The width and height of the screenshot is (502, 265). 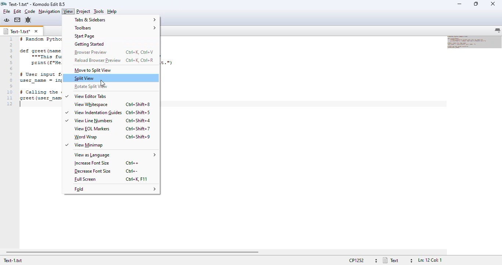 What do you see at coordinates (132, 163) in the screenshot?
I see `shortcut for increase font size` at bounding box center [132, 163].